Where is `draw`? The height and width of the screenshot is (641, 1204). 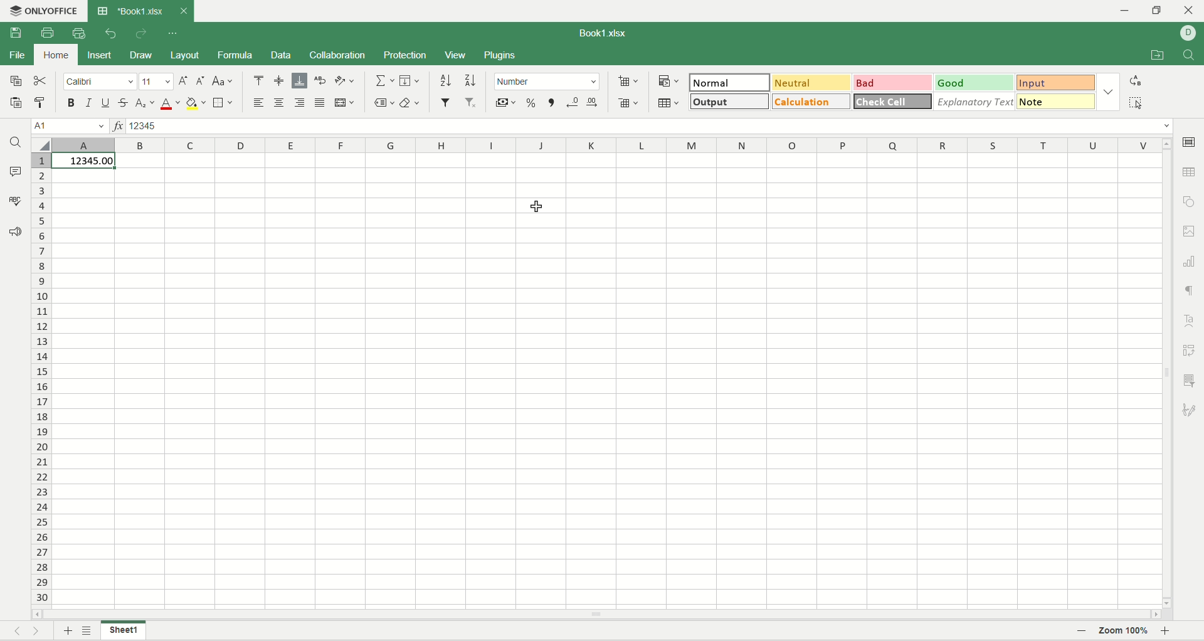 draw is located at coordinates (140, 55).